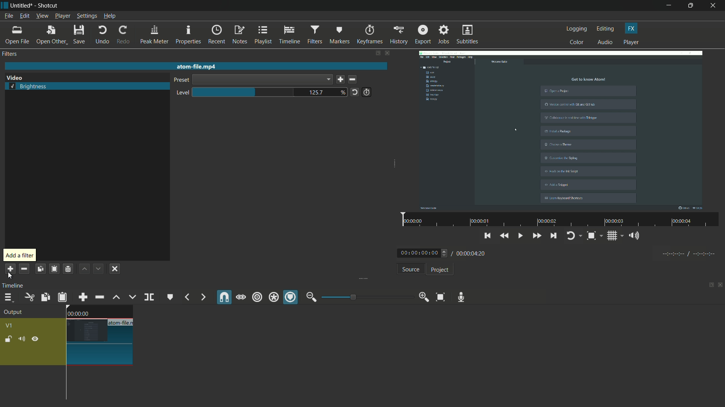  What do you see at coordinates (14, 78) in the screenshot?
I see `video` at bounding box center [14, 78].